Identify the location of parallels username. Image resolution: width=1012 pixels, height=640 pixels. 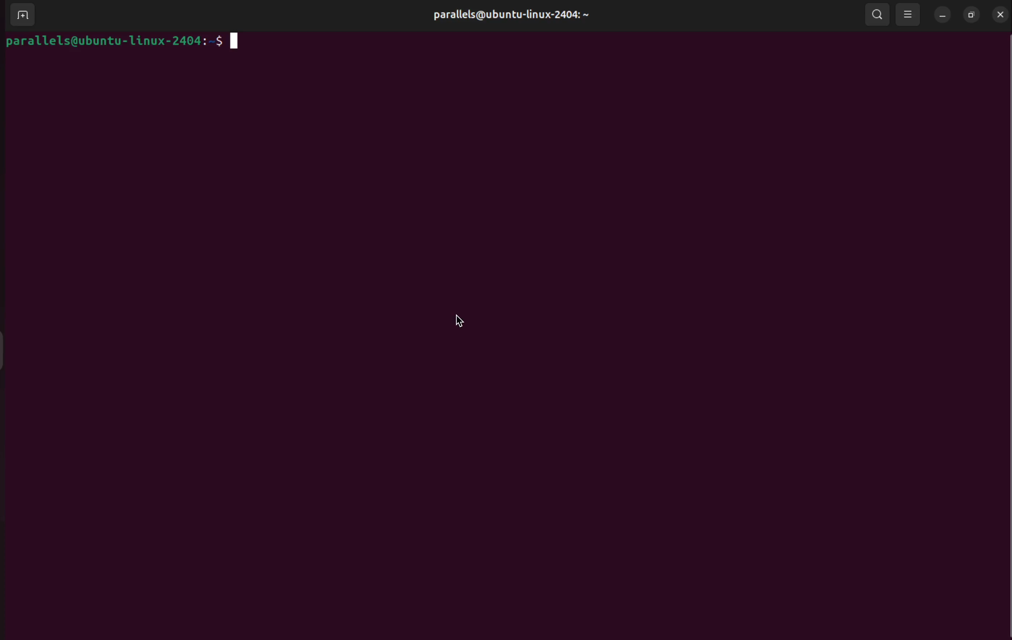
(509, 16).